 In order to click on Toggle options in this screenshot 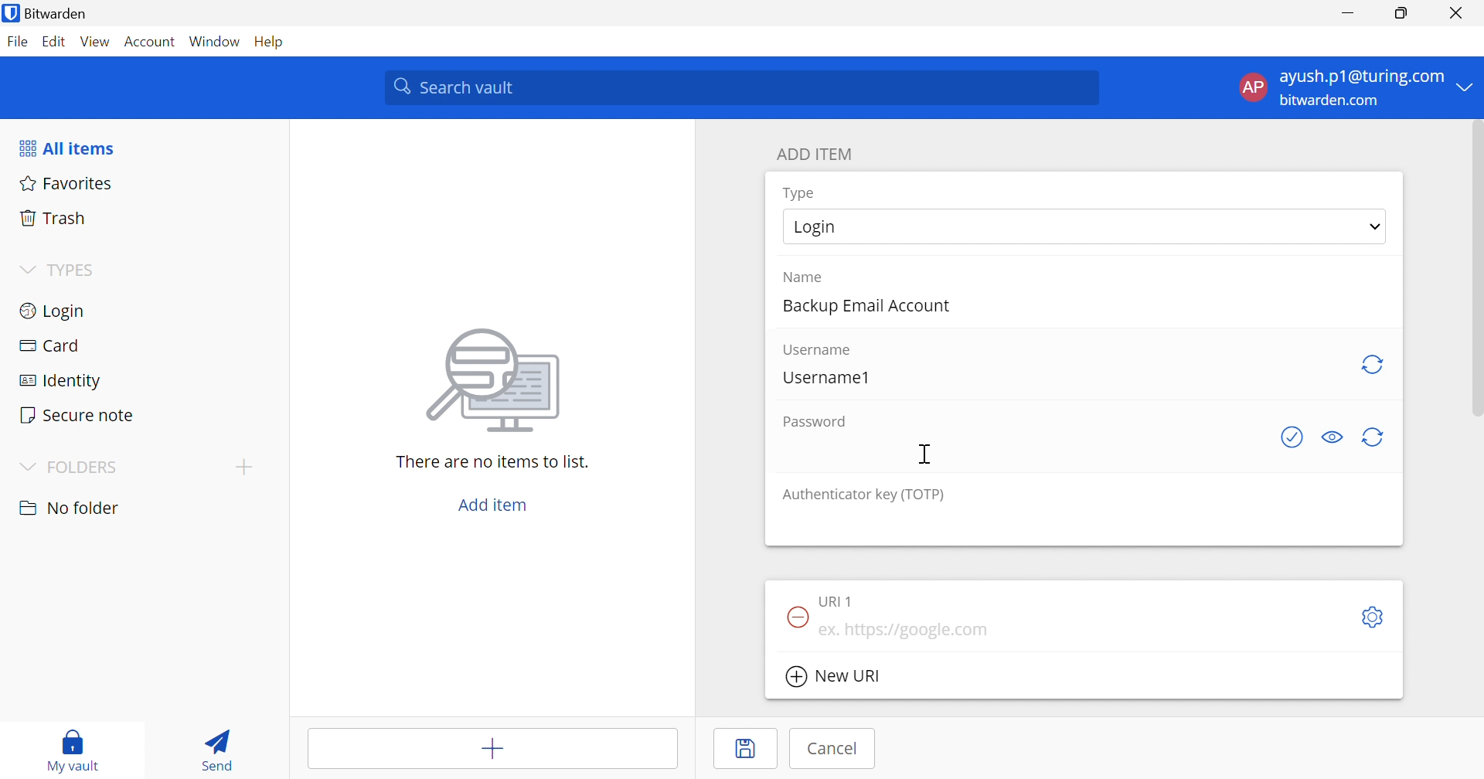, I will do `click(1375, 618)`.